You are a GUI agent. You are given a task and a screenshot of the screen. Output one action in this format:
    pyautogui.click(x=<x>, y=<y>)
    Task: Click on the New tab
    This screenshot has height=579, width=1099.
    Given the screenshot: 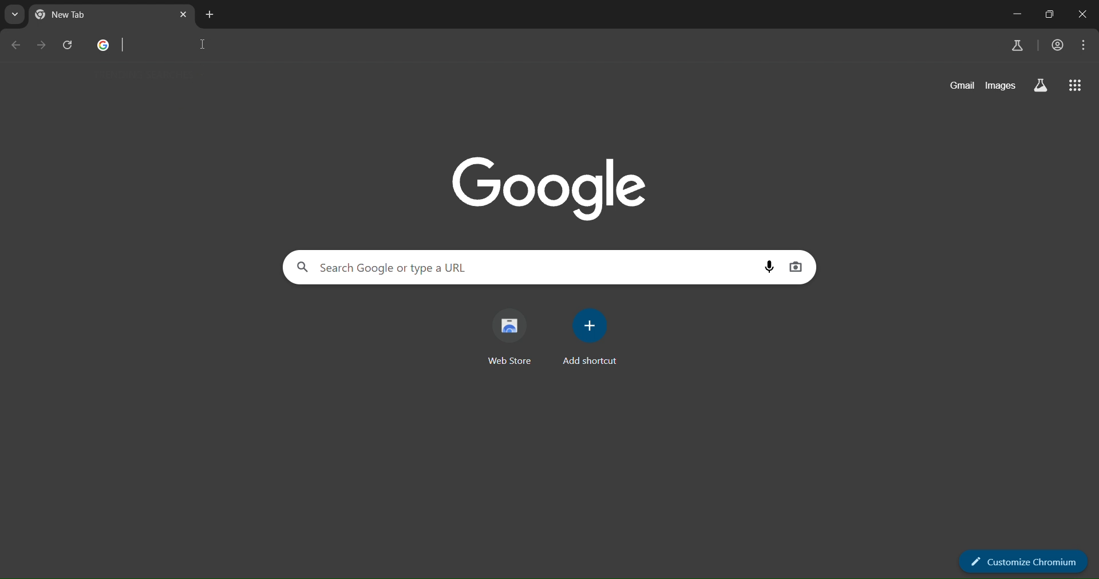 What is the action you would take?
    pyautogui.click(x=72, y=14)
    